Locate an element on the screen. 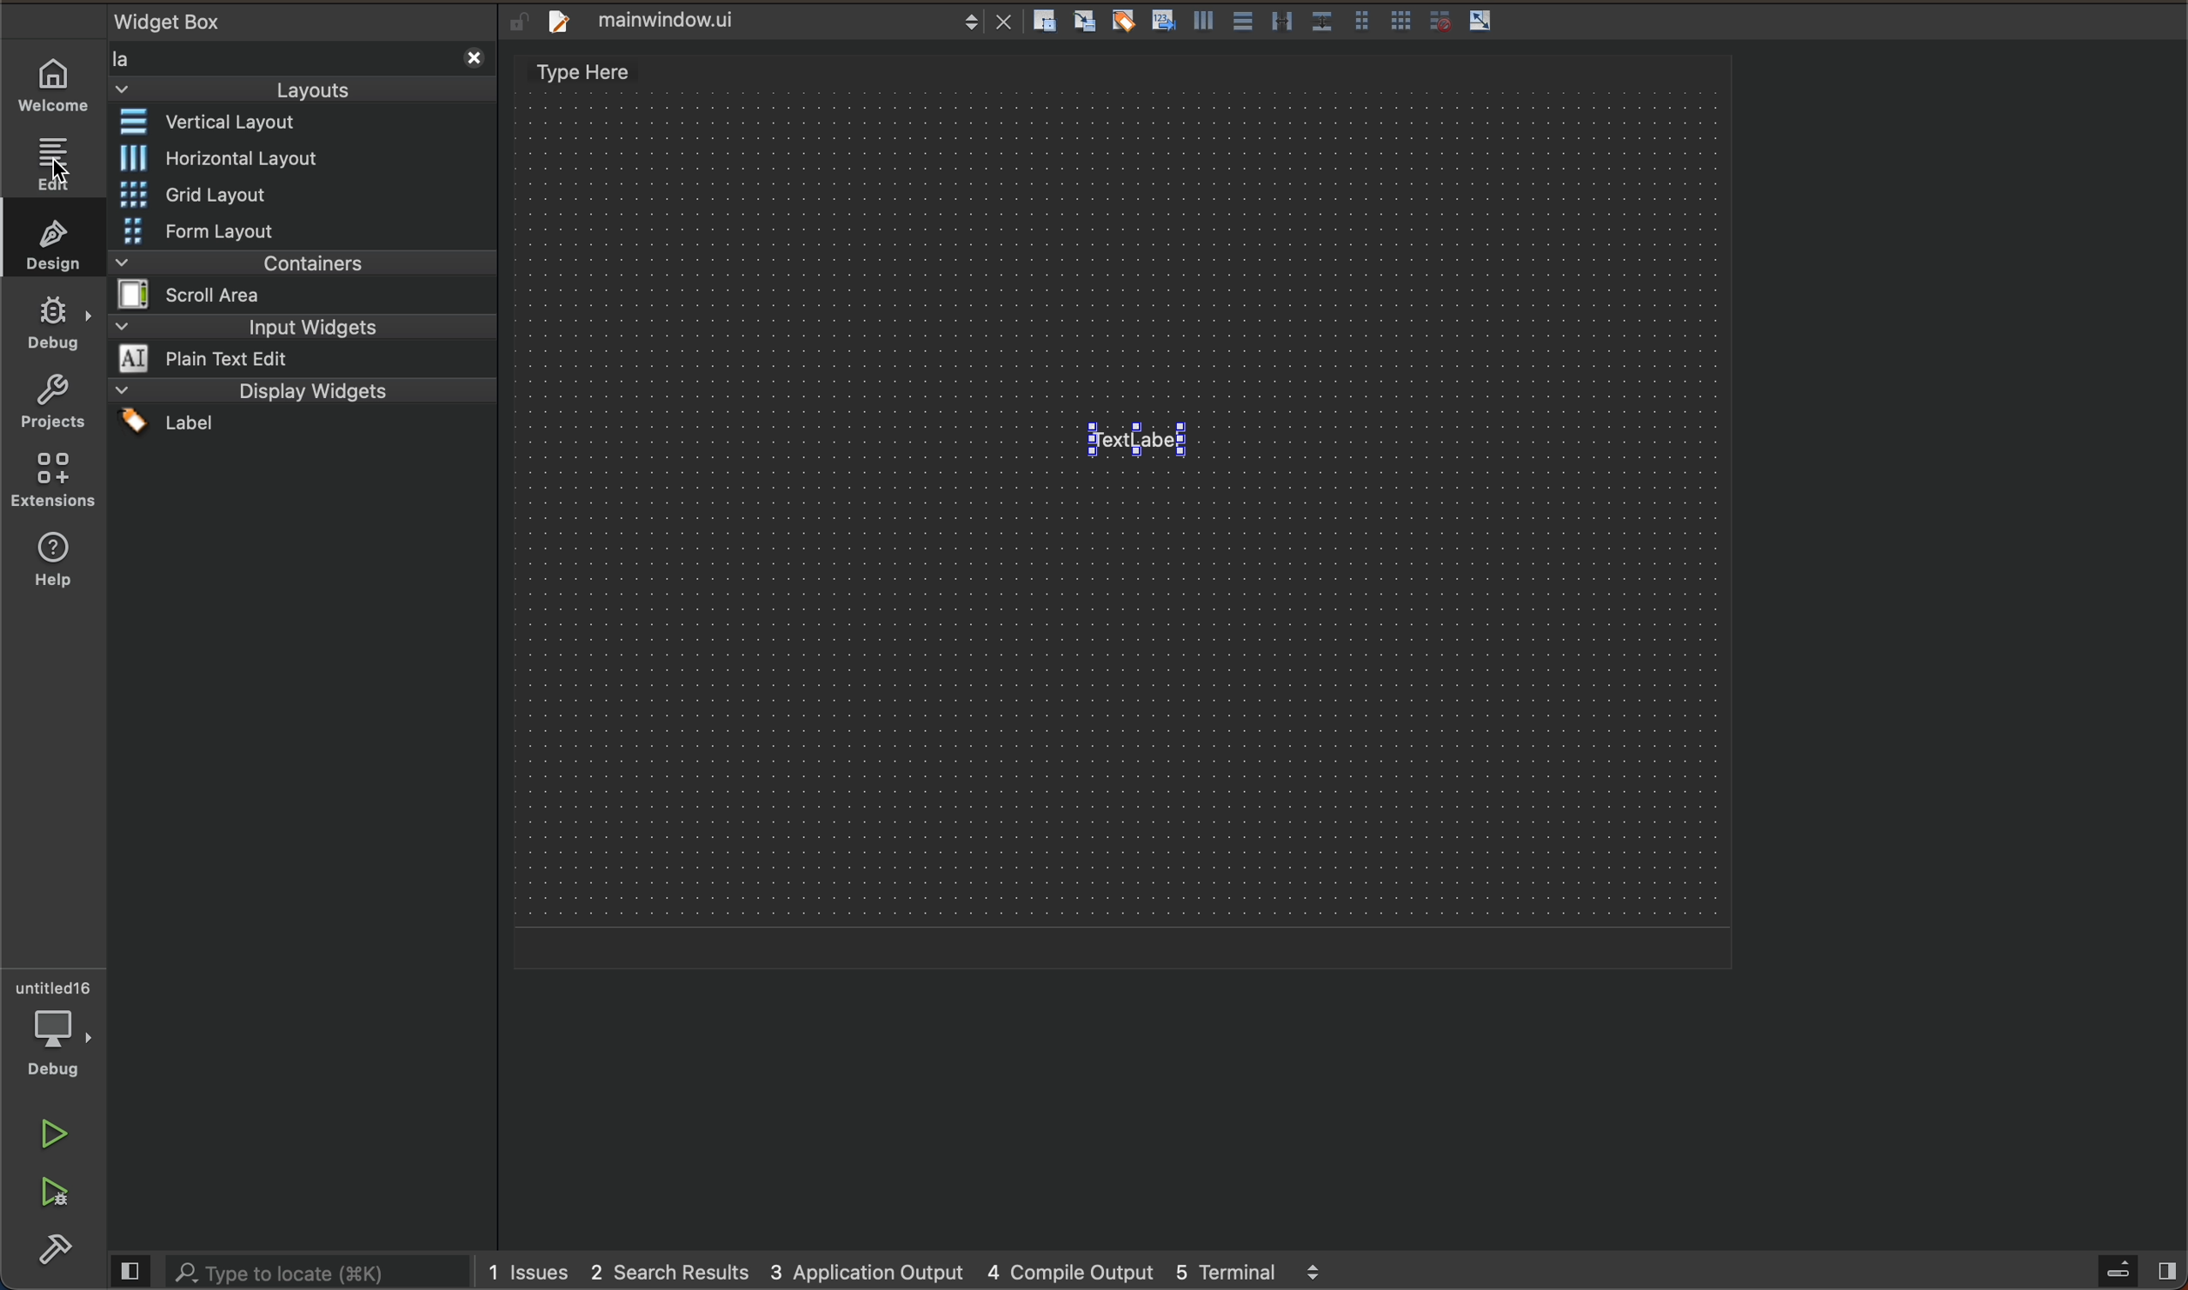  break layout is located at coordinates (1445, 25).